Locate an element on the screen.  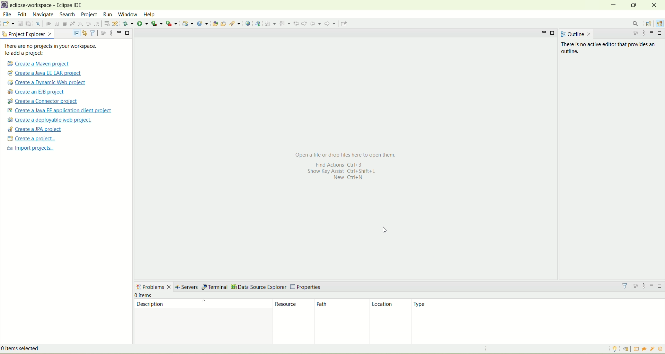
disconnect is located at coordinates (99, 24).